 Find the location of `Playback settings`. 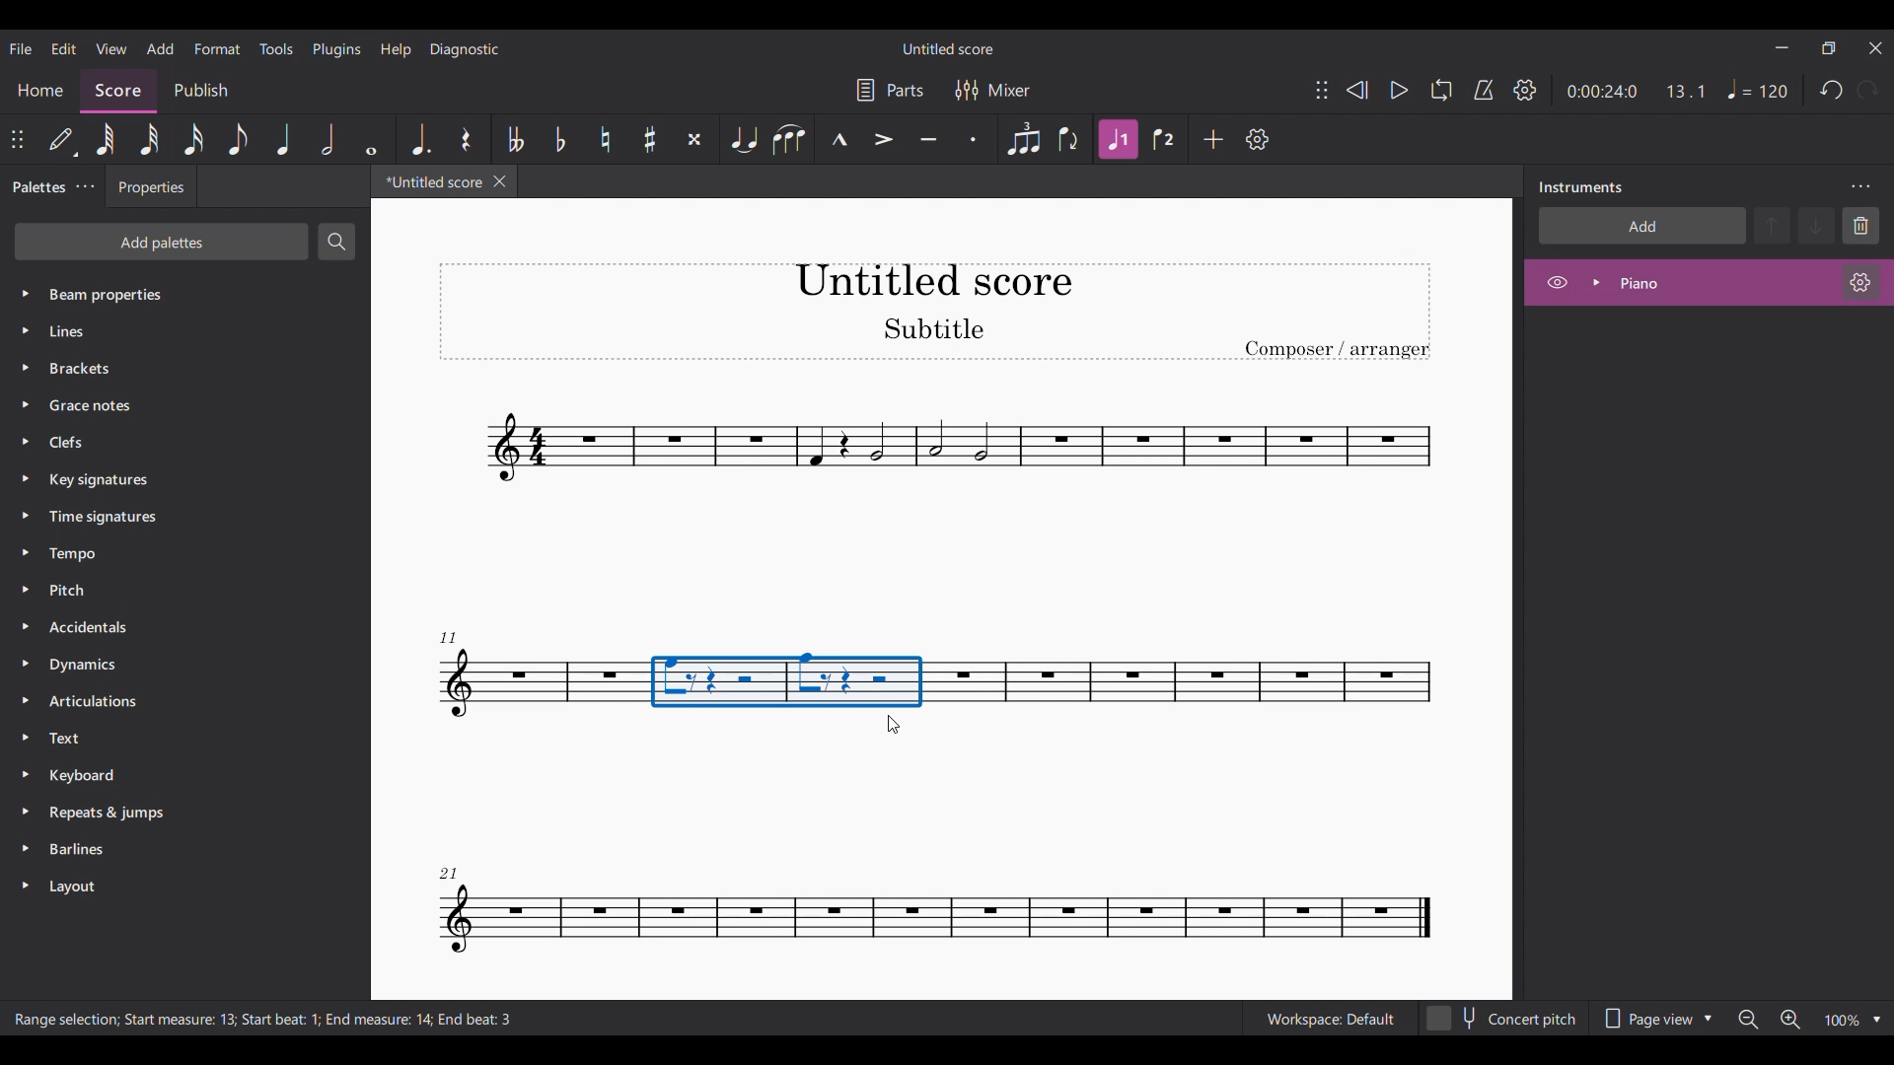

Playback settings is located at coordinates (1524, 90).